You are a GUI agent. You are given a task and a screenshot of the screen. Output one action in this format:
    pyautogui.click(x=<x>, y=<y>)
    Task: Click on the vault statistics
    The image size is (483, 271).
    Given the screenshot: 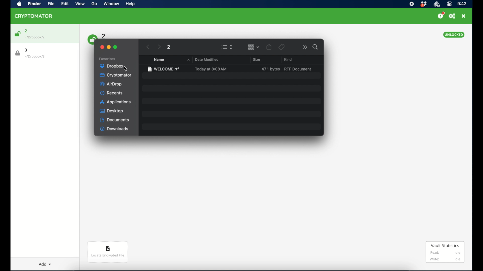 What is the action you would take?
    pyautogui.click(x=445, y=252)
    